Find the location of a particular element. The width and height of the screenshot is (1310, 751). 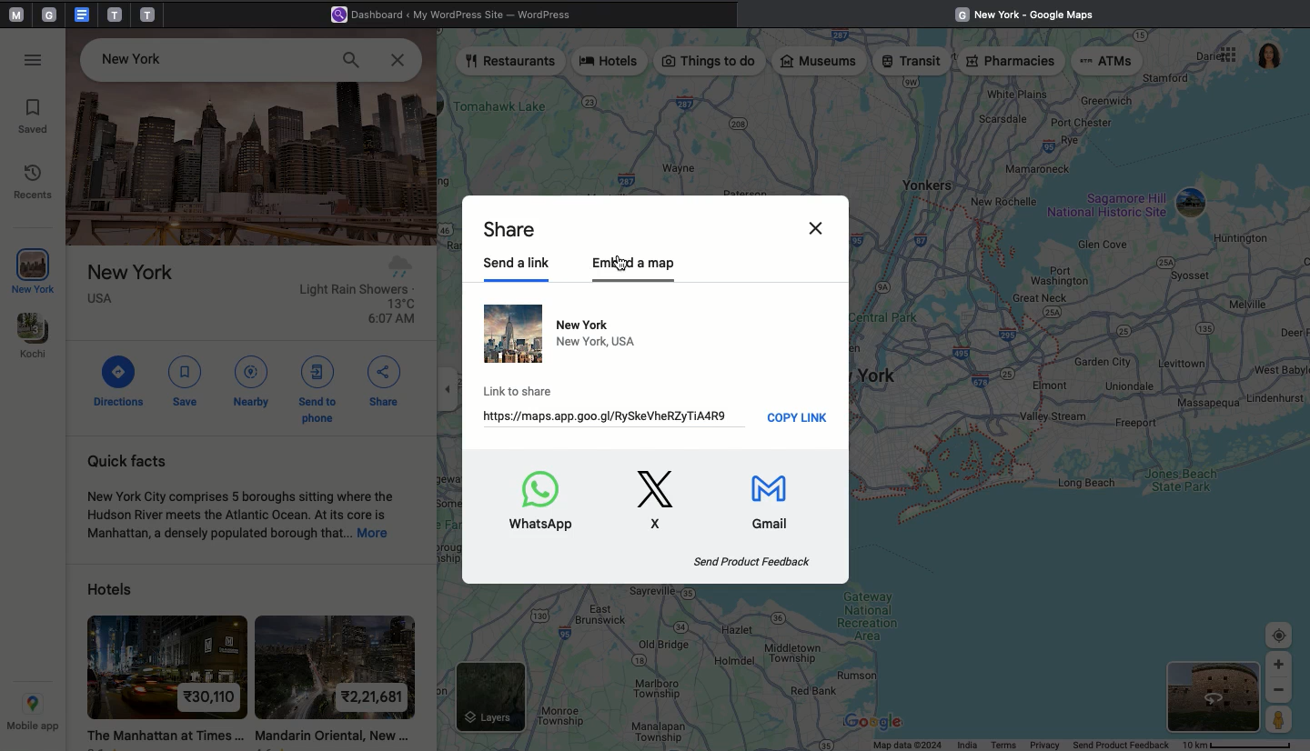

Cursor is located at coordinates (623, 264).